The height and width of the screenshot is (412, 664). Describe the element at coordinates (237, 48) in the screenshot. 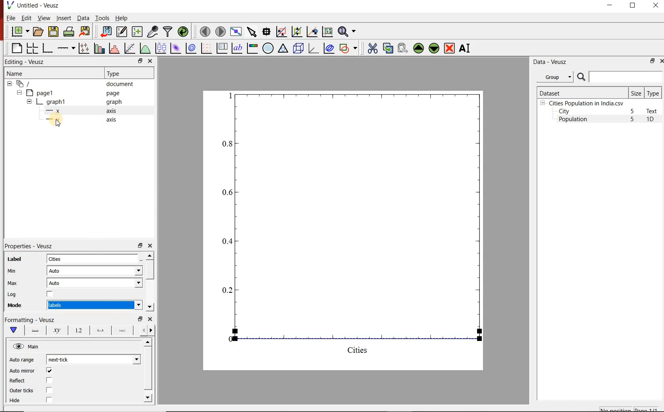

I see `text label` at that location.